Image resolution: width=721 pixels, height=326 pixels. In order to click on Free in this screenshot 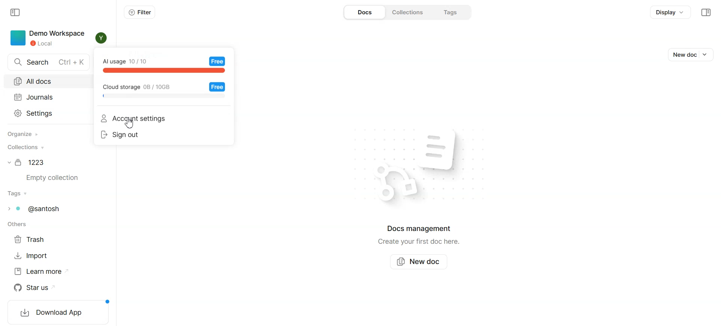, I will do `click(217, 61)`.